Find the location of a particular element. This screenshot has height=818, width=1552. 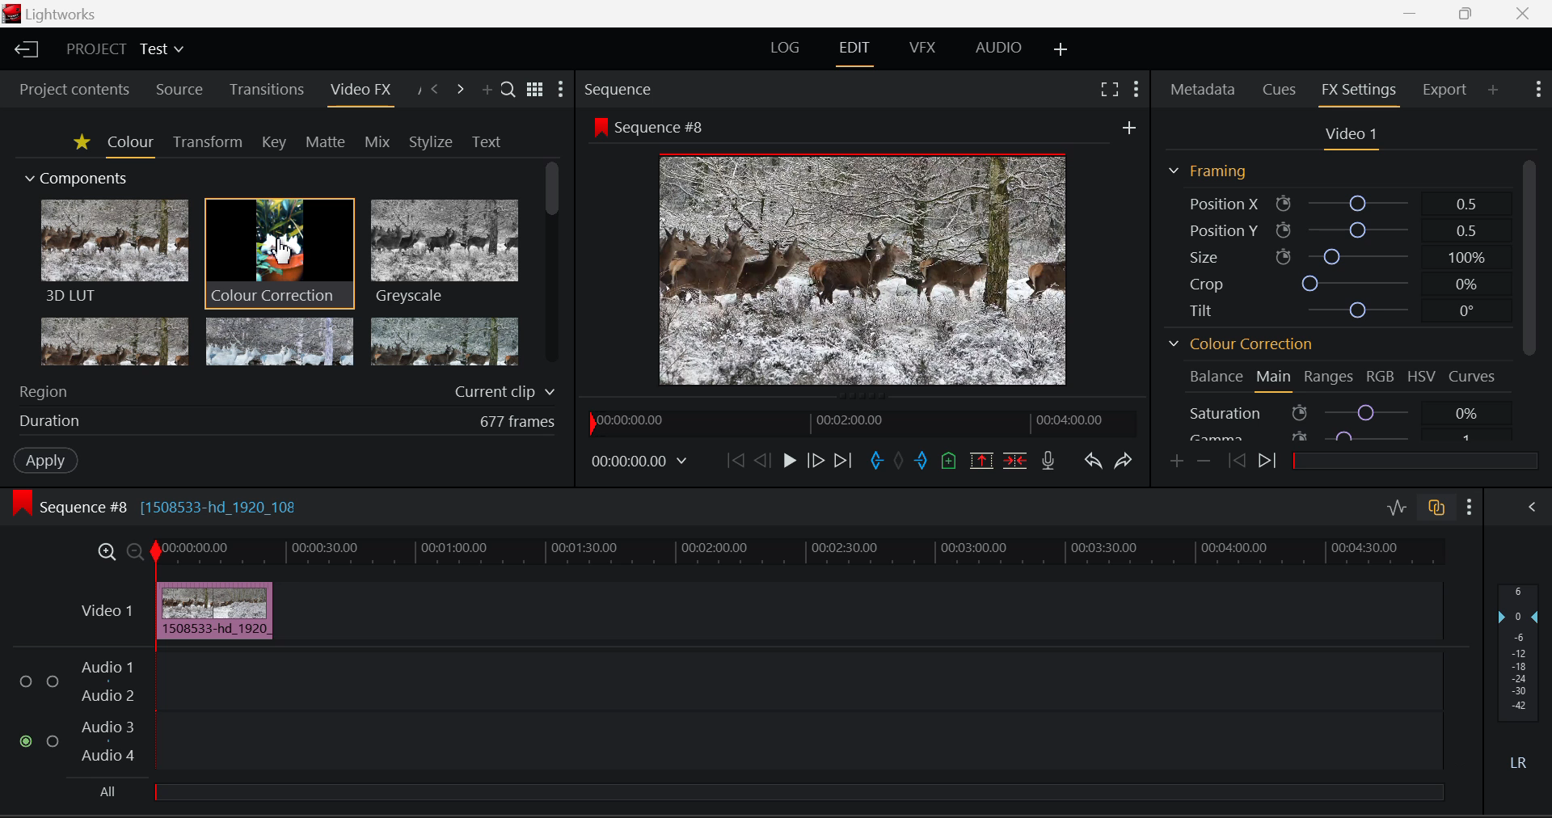

Sequence #8 Editing Section is located at coordinates (152, 506).